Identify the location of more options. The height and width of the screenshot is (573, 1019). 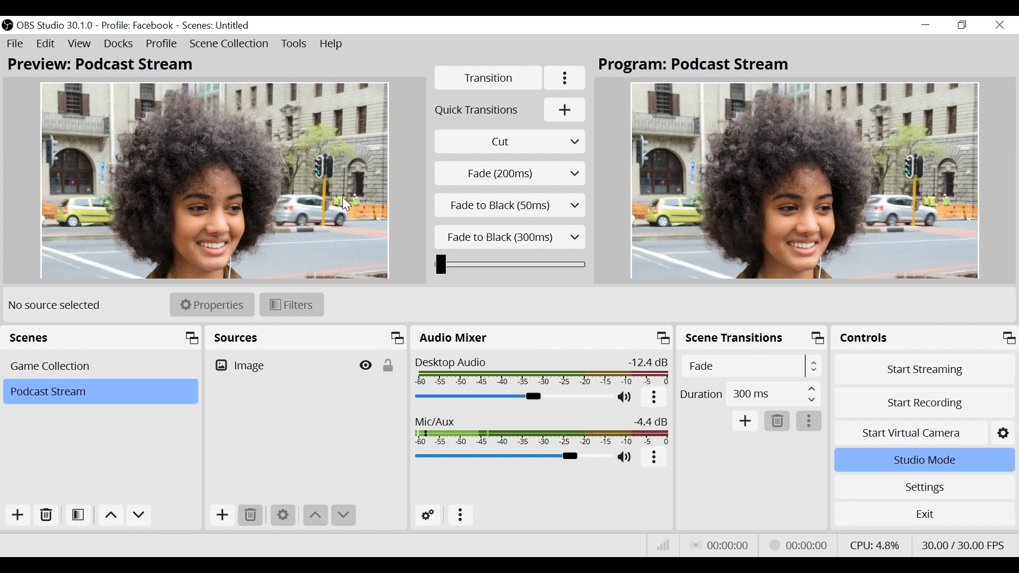
(810, 421).